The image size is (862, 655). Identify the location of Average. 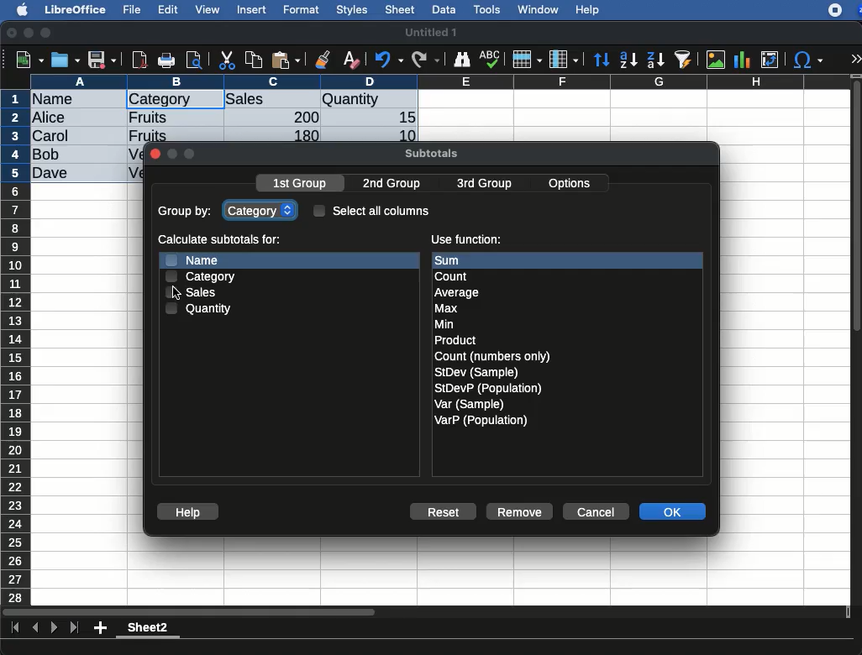
(458, 292).